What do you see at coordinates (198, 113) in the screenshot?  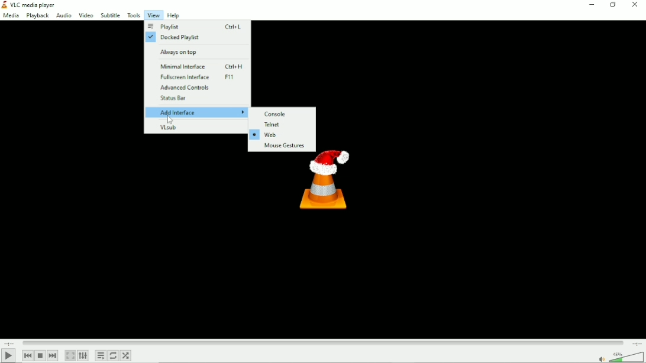 I see `Add interface` at bounding box center [198, 113].